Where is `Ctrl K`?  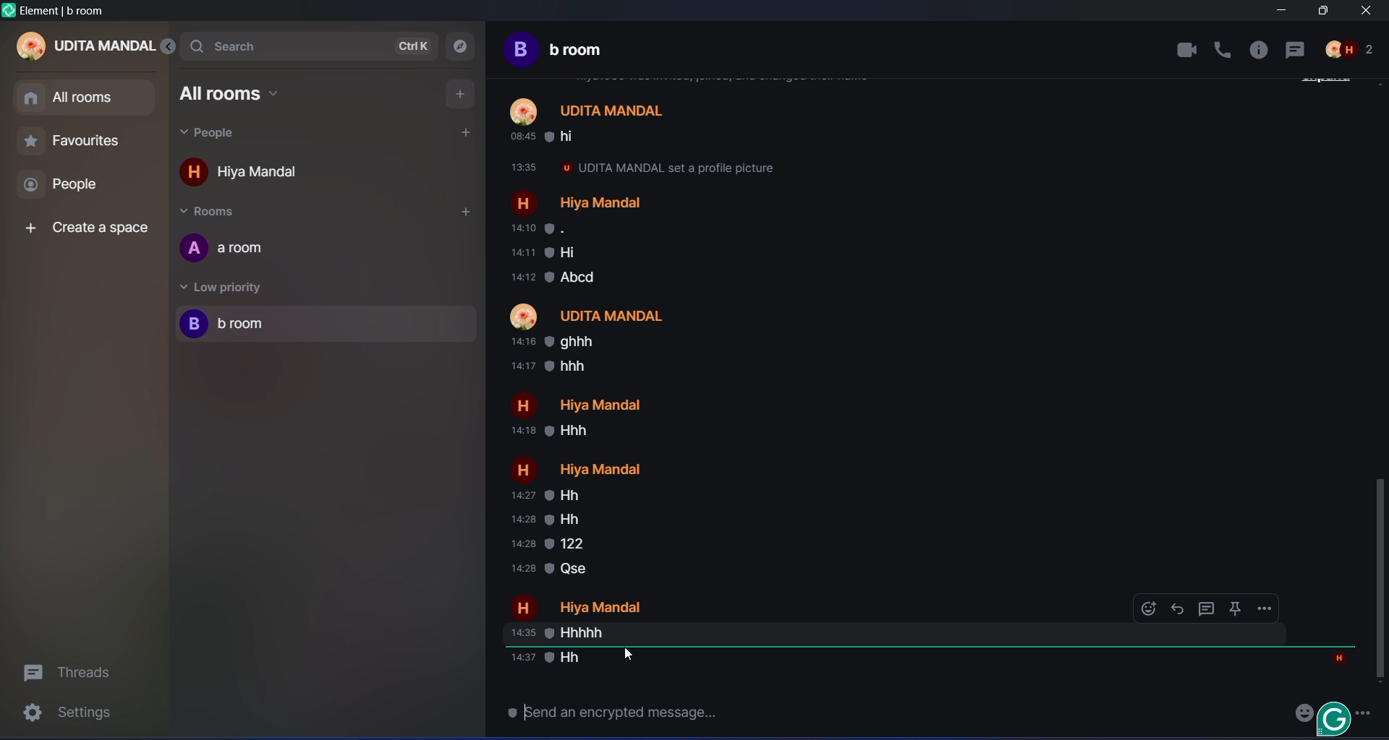
Ctrl K is located at coordinates (415, 46).